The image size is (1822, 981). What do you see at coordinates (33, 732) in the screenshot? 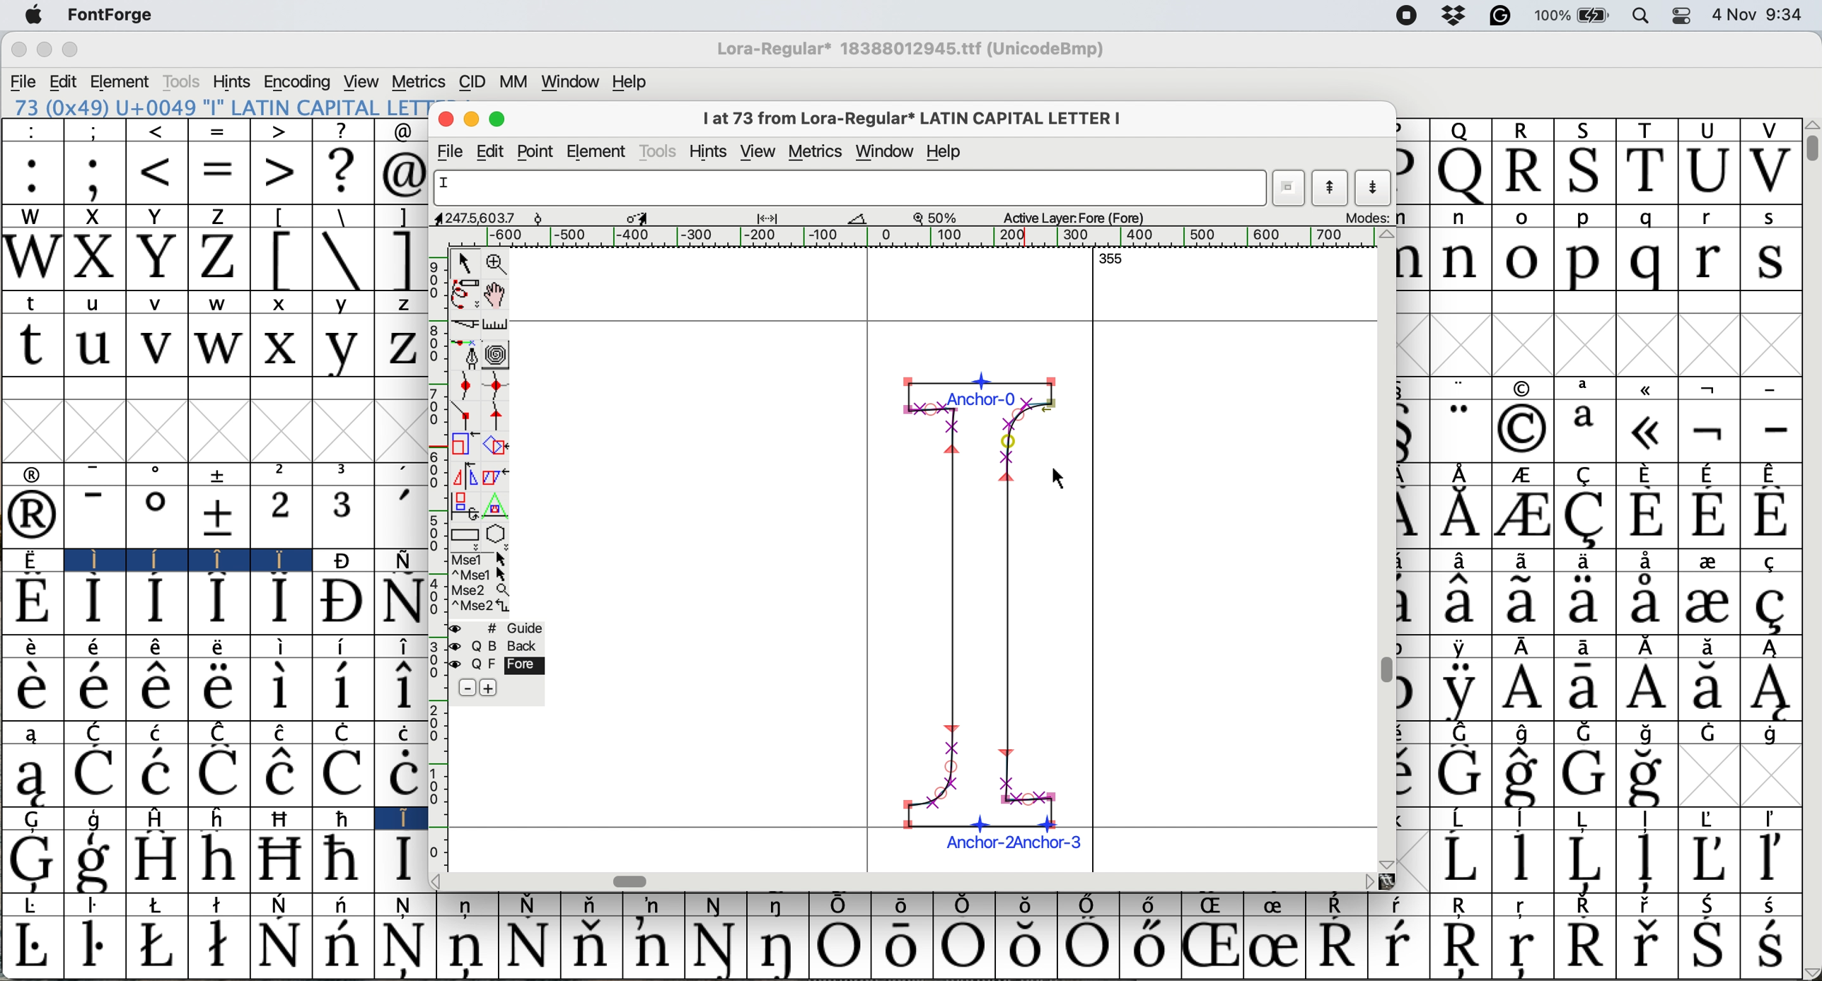
I see `a` at bounding box center [33, 732].